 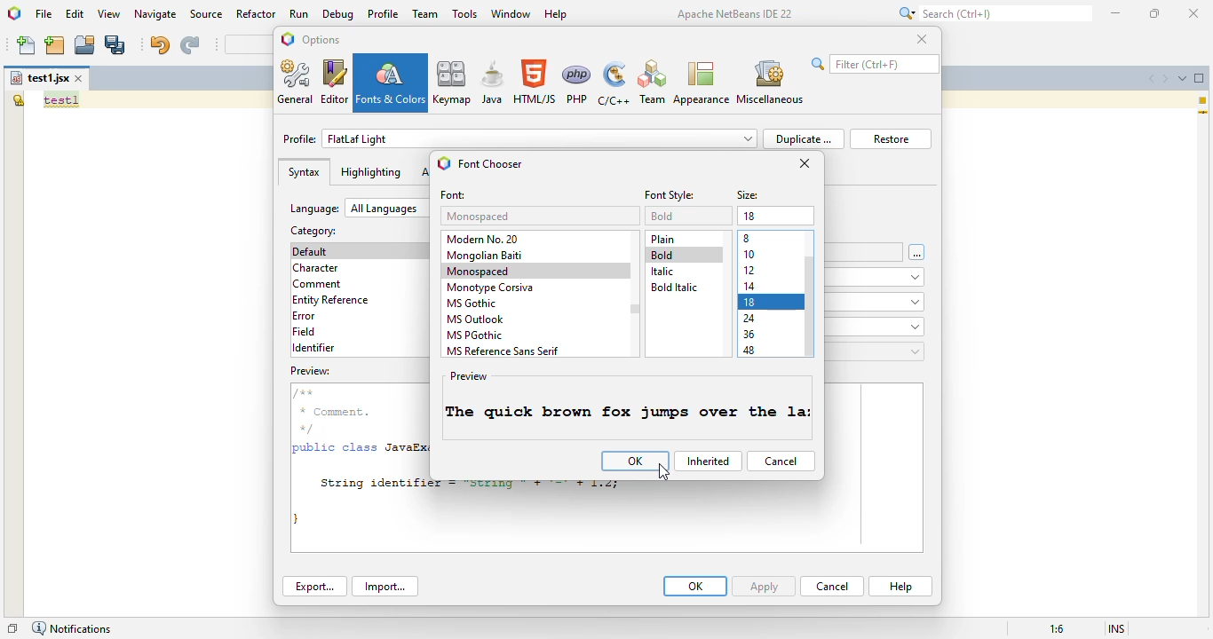 I want to click on /**, so click(x=305, y=393).